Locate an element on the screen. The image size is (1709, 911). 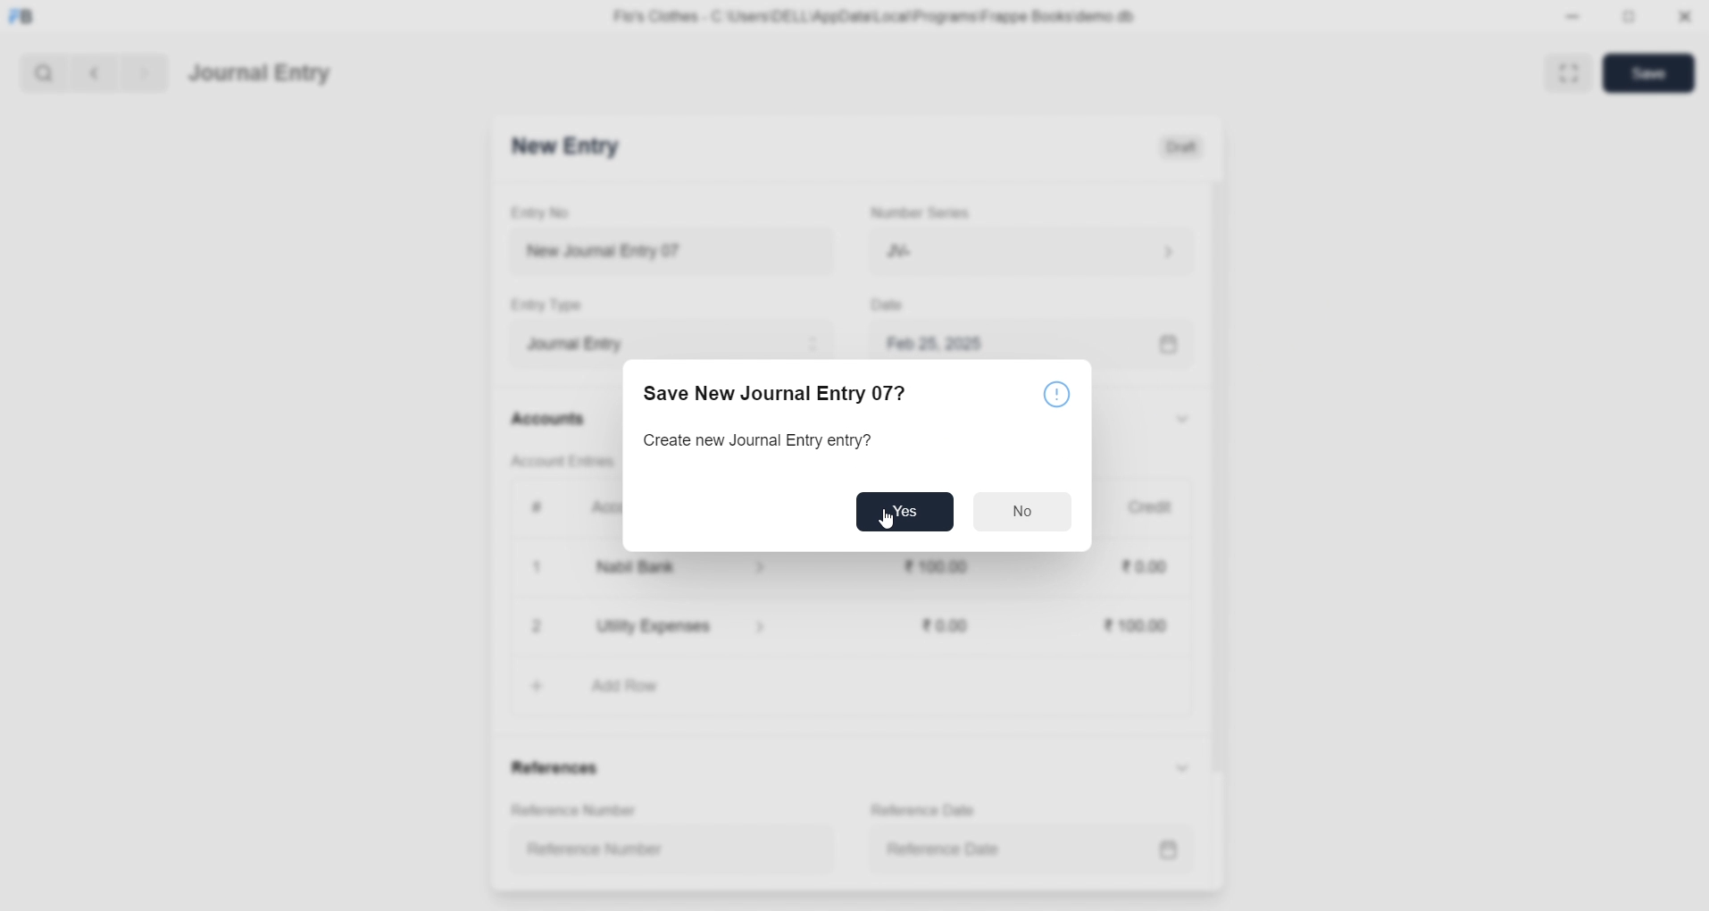
No is located at coordinates (1030, 509).